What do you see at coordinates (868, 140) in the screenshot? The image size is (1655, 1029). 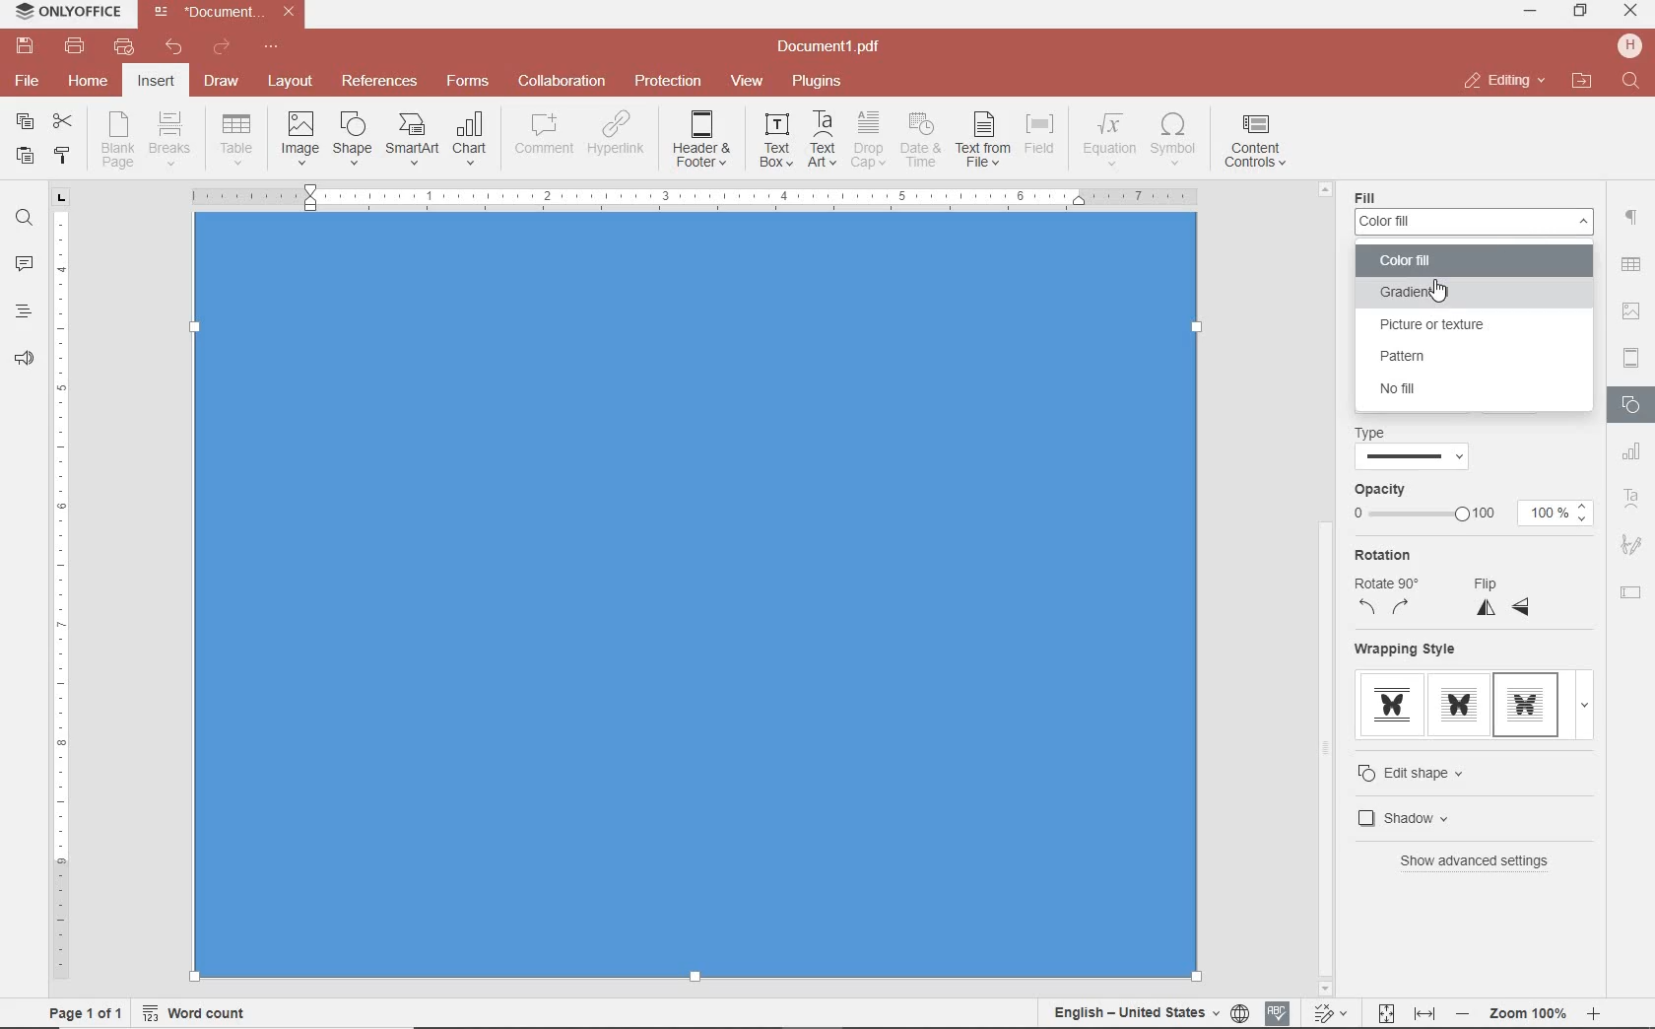 I see `DROP CAP` at bounding box center [868, 140].